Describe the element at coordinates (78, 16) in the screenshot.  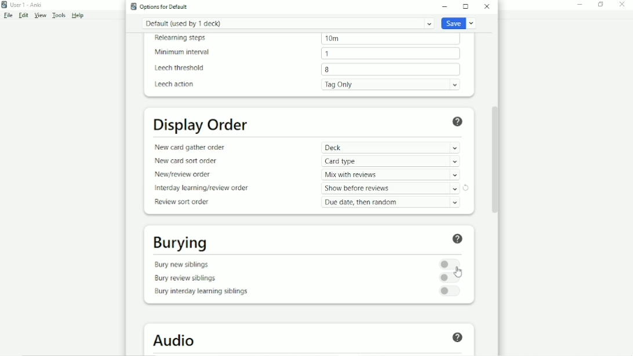
I see `Help` at that location.